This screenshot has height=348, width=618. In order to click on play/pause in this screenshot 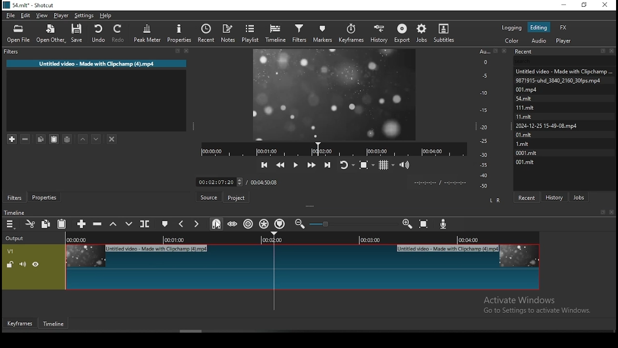, I will do `click(295, 162)`.